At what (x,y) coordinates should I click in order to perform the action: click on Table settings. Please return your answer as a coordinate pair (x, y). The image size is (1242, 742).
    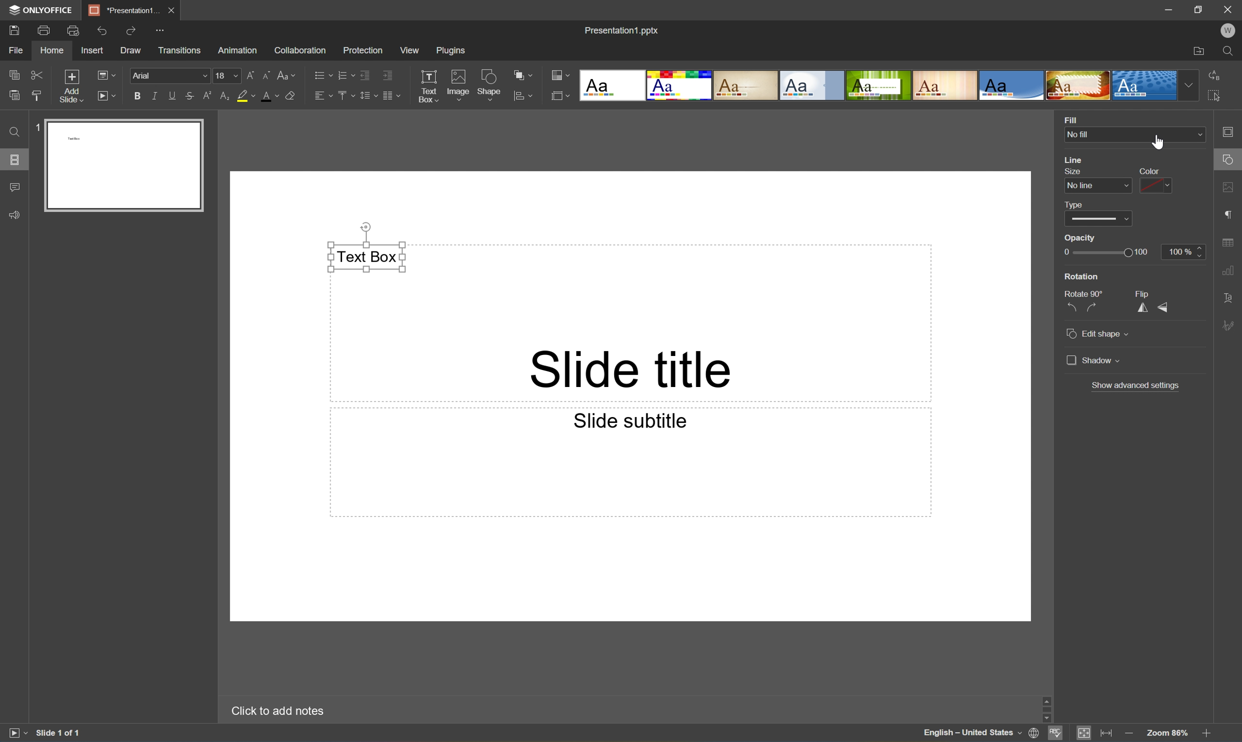
    Looking at the image, I should click on (1232, 241).